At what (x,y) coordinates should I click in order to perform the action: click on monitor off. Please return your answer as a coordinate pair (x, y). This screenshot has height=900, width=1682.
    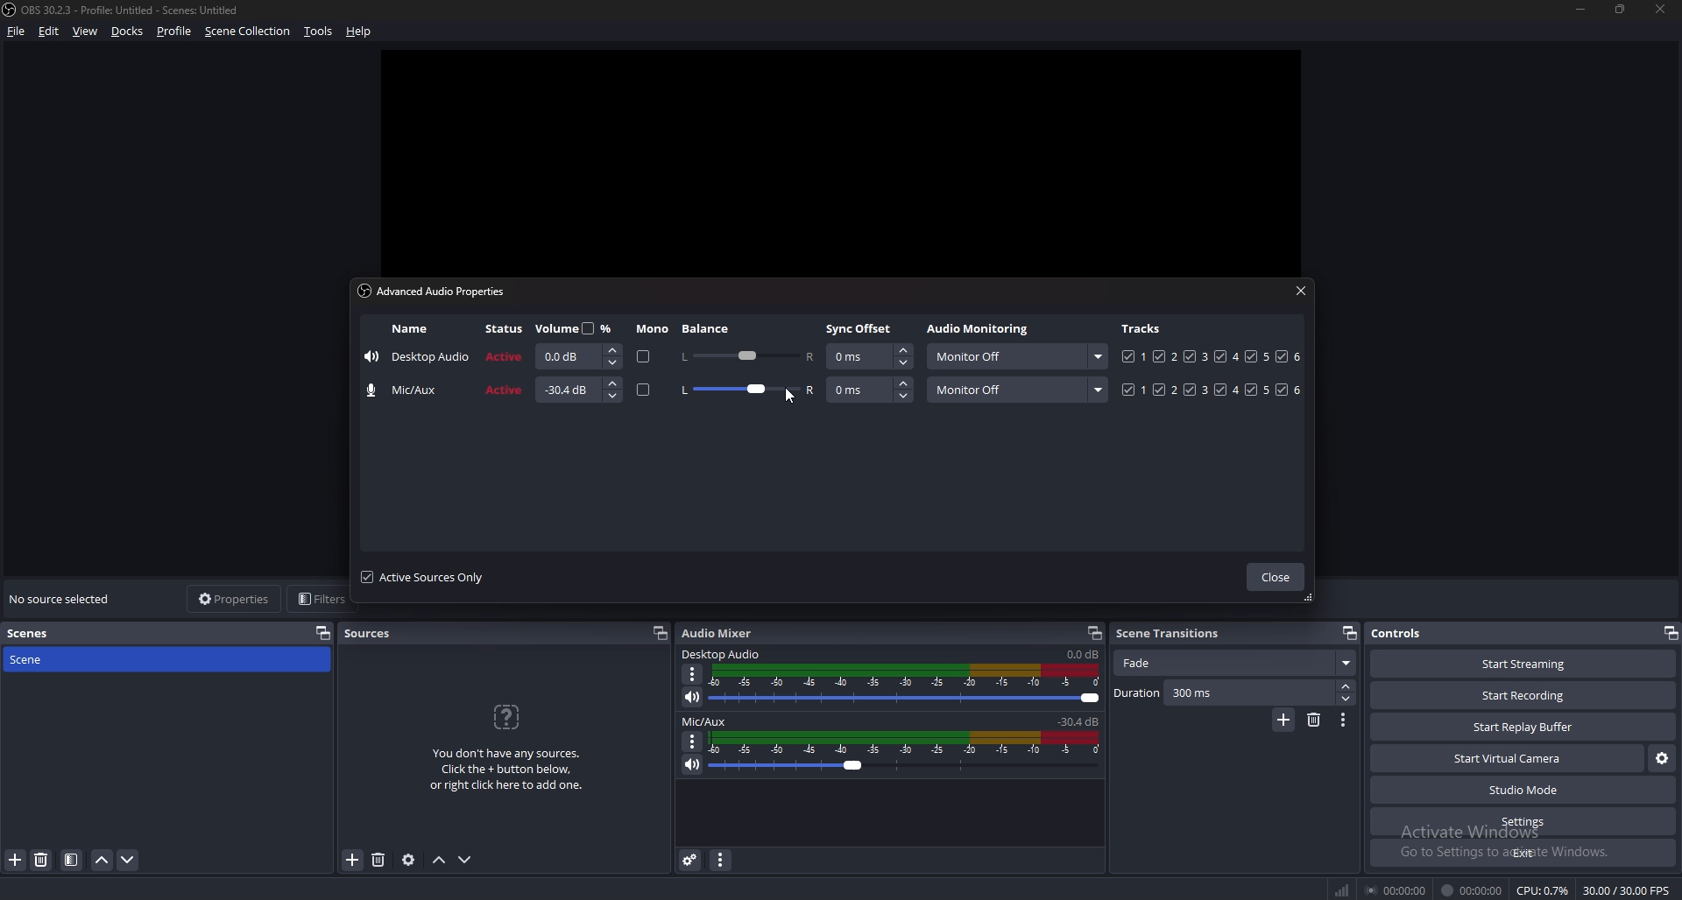
    Looking at the image, I should click on (1015, 356).